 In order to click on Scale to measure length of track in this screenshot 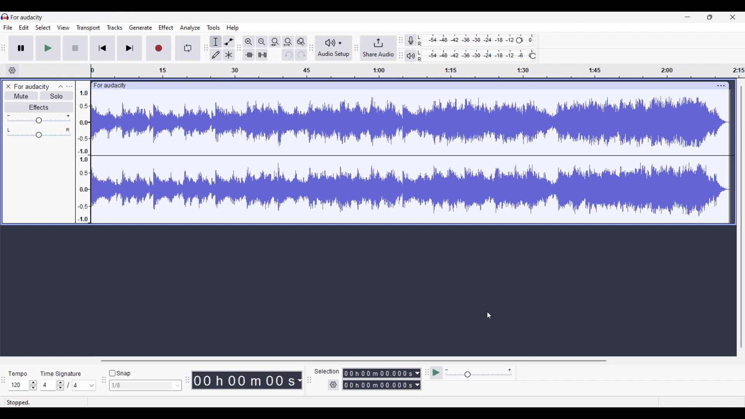, I will do `click(418, 71)`.